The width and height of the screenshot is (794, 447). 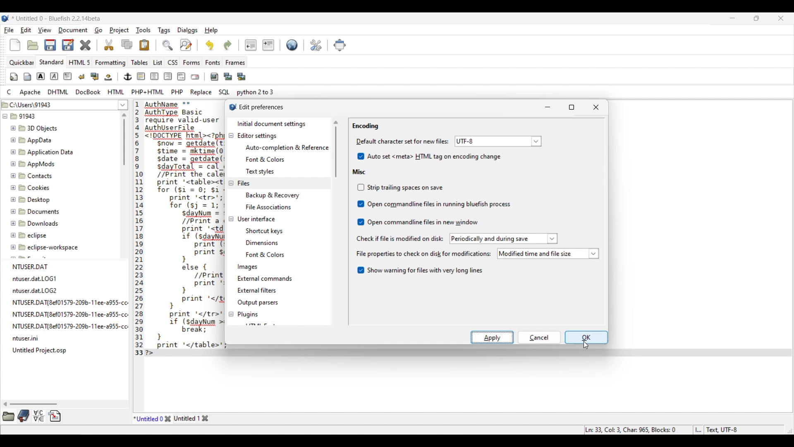 I want to click on Editor setting options, so click(x=287, y=160).